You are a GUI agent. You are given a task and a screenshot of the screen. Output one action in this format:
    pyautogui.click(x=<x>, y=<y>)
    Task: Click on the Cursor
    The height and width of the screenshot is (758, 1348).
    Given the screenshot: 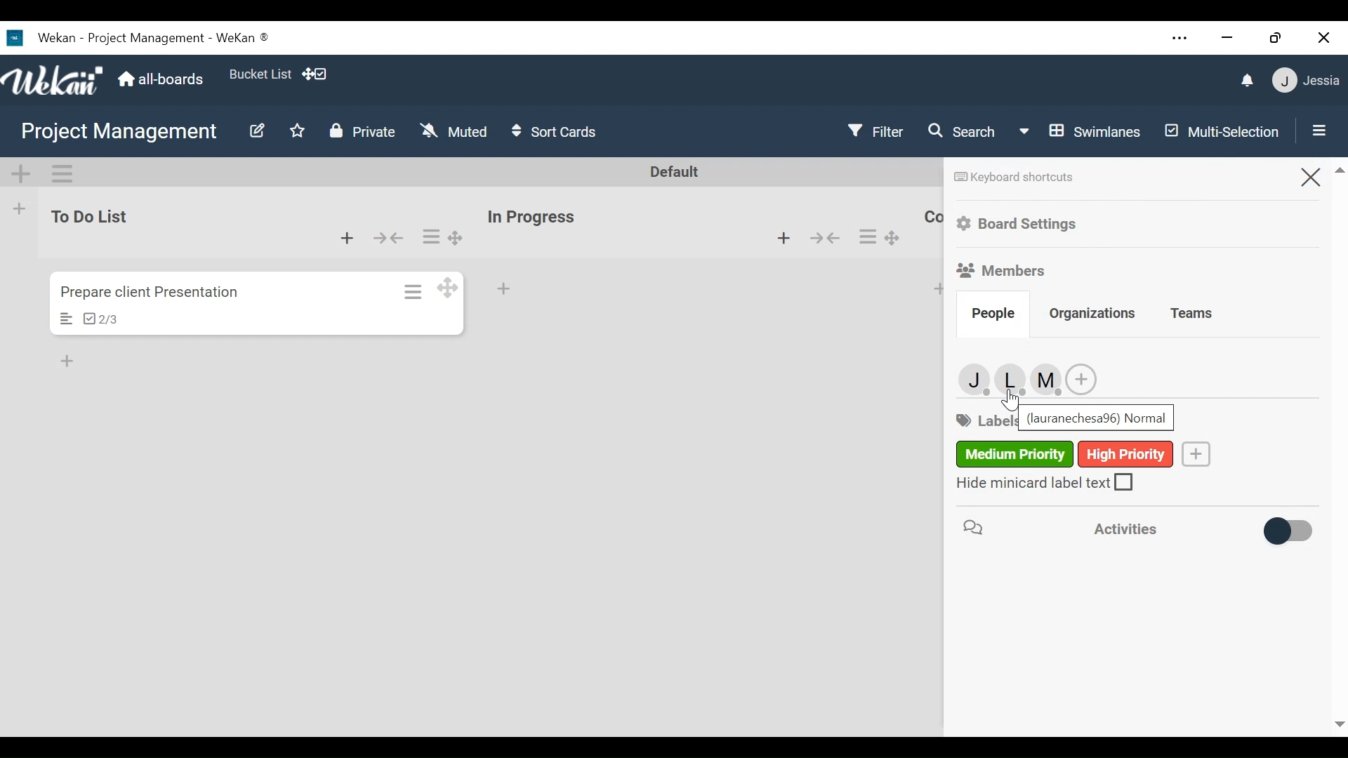 What is the action you would take?
    pyautogui.click(x=1010, y=399)
    